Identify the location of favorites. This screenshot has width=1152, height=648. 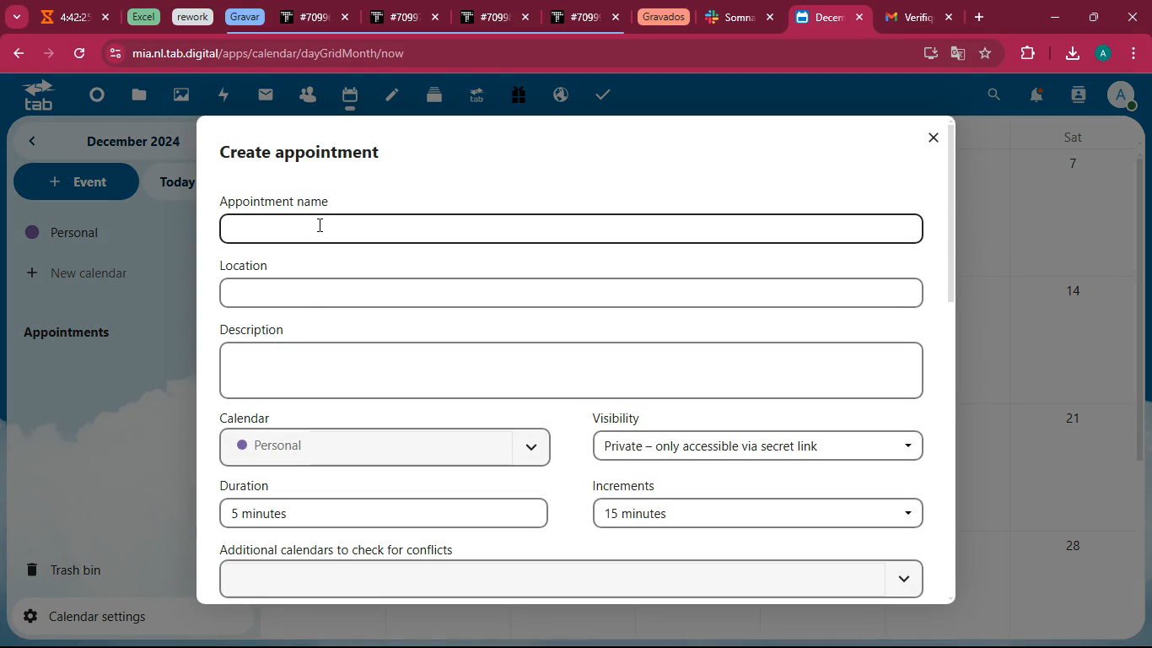
(987, 53).